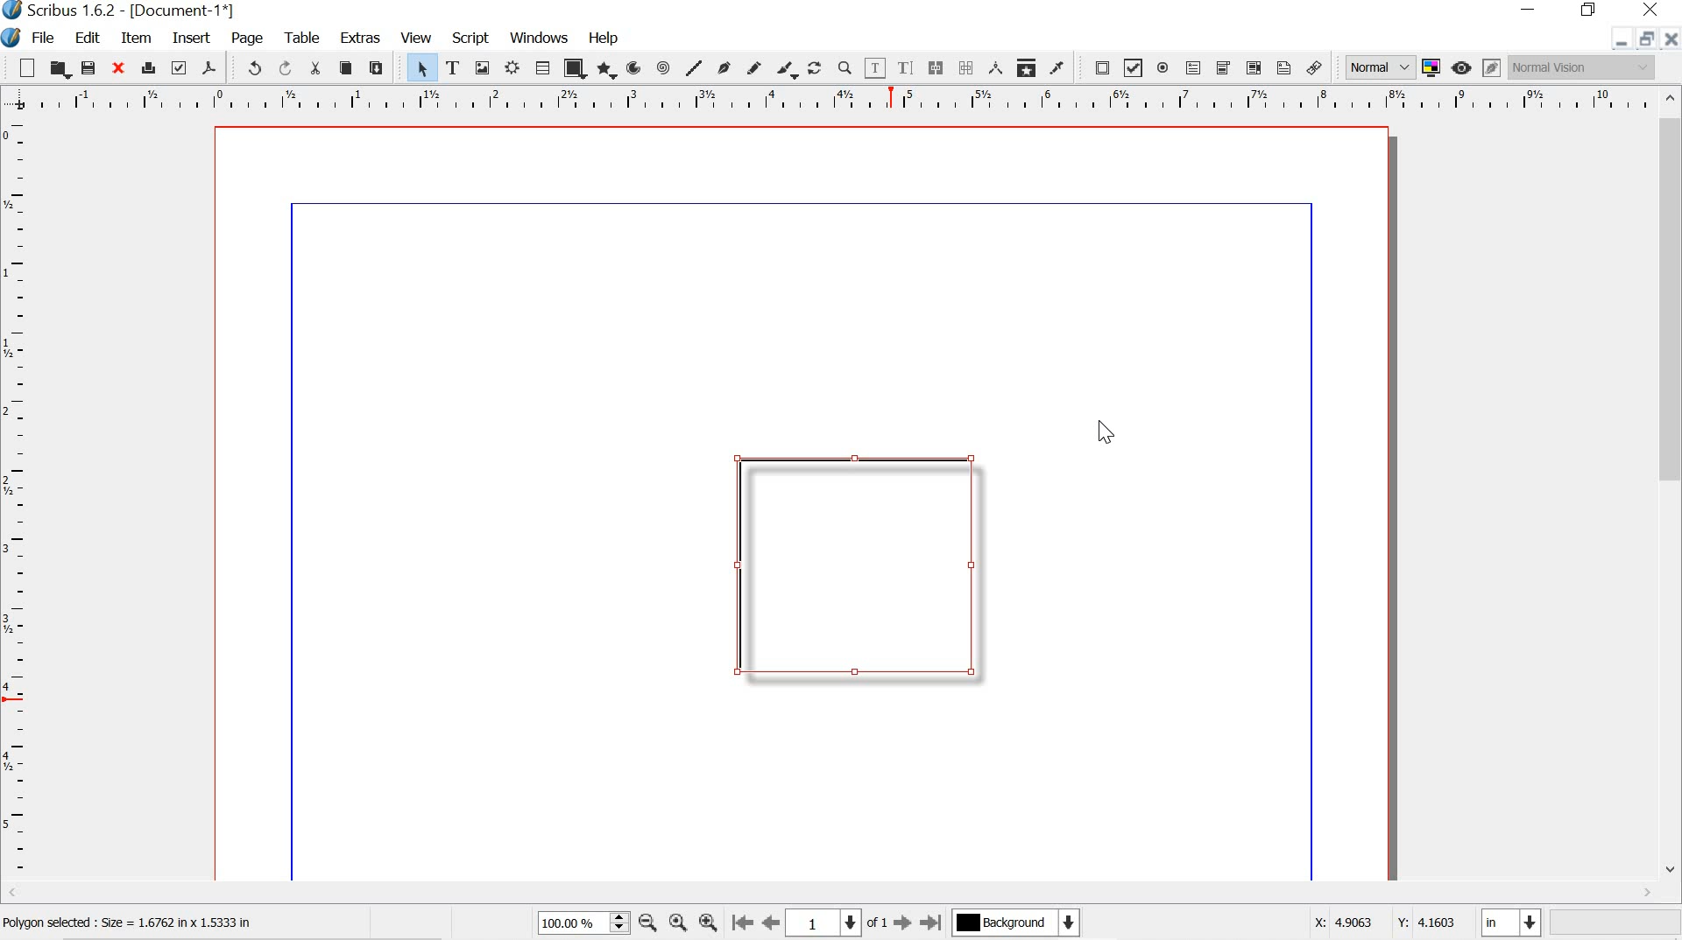  I want to click on edit contents of frame, so click(874, 68).